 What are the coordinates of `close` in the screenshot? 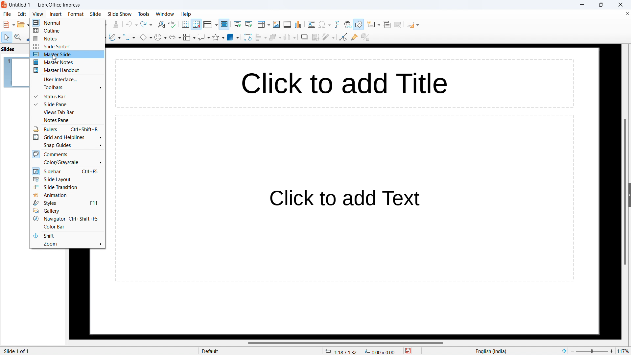 It's located at (620, 5).